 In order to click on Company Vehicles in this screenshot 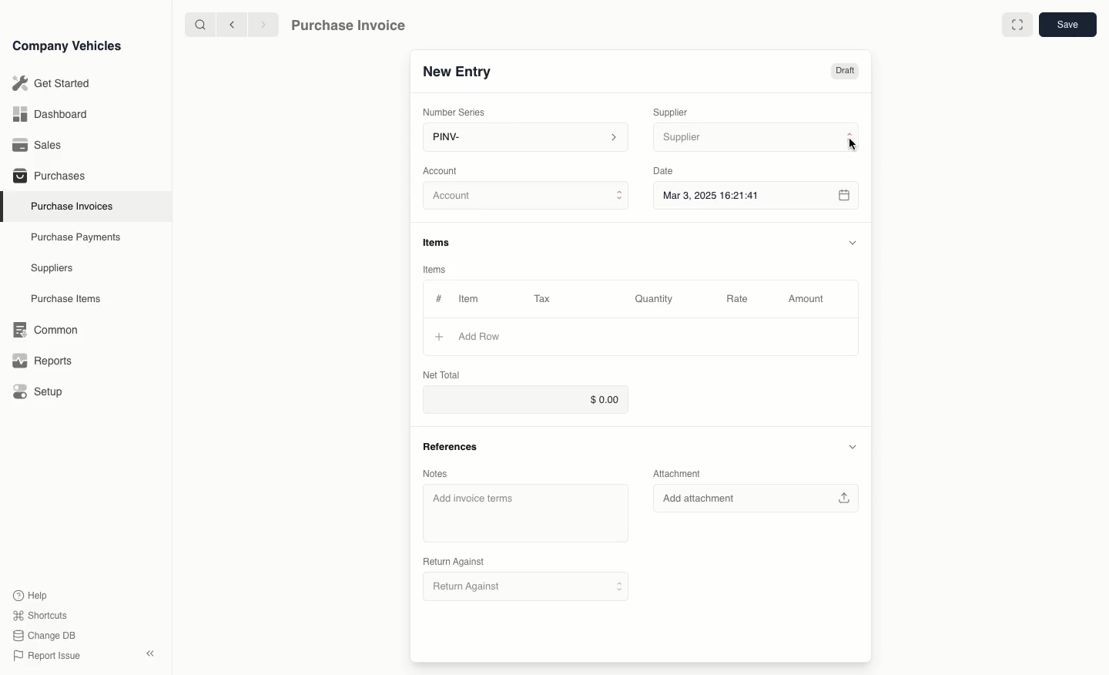, I will do `click(67, 45)`.